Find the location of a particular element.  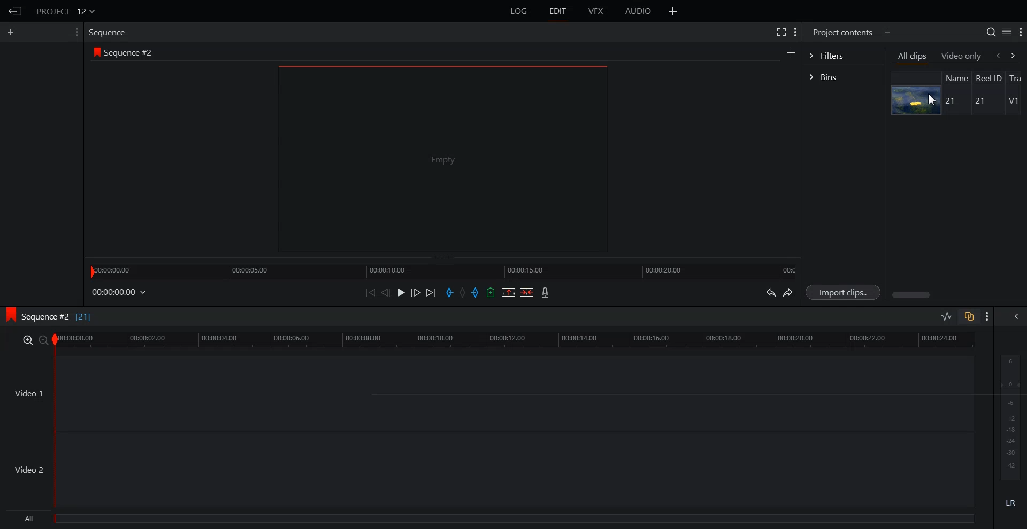

Add an Cue at the current position is located at coordinates (490, 292).